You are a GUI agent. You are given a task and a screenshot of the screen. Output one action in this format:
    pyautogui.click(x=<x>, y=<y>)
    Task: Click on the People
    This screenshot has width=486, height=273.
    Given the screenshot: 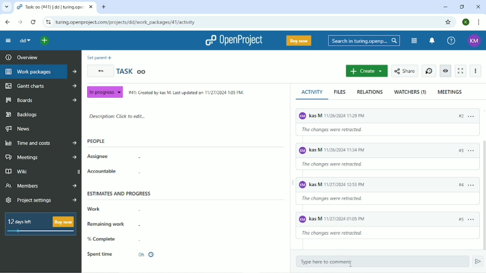 What is the action you would take?
    pyautogui.click(x=96, y=141)
    